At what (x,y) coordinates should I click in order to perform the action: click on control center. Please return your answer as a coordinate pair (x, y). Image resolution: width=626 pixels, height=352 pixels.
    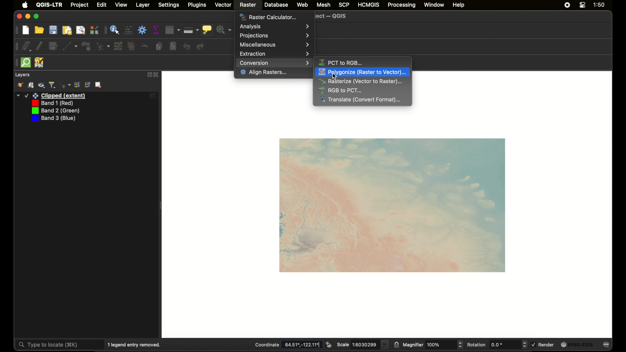
    Looking at the image, I should click on (583, 5).